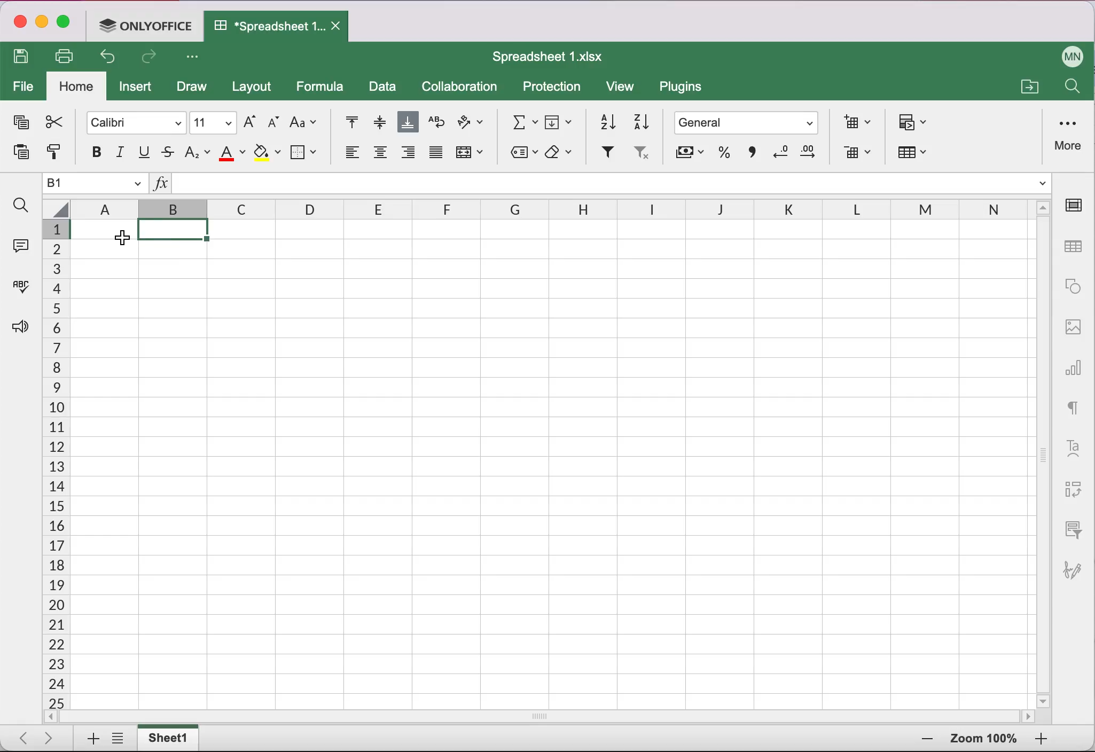  Describe the element at coordinates (436, 122) in the screenshot. I see `wrap text` at that location.